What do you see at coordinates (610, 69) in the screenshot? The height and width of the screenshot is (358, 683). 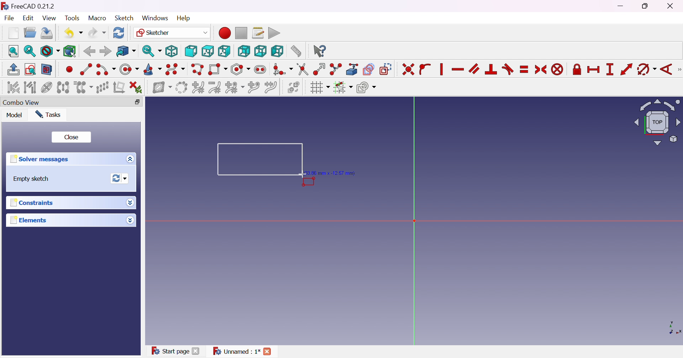 I see `Constrain vertical distance` at bounding box center [610, 69].